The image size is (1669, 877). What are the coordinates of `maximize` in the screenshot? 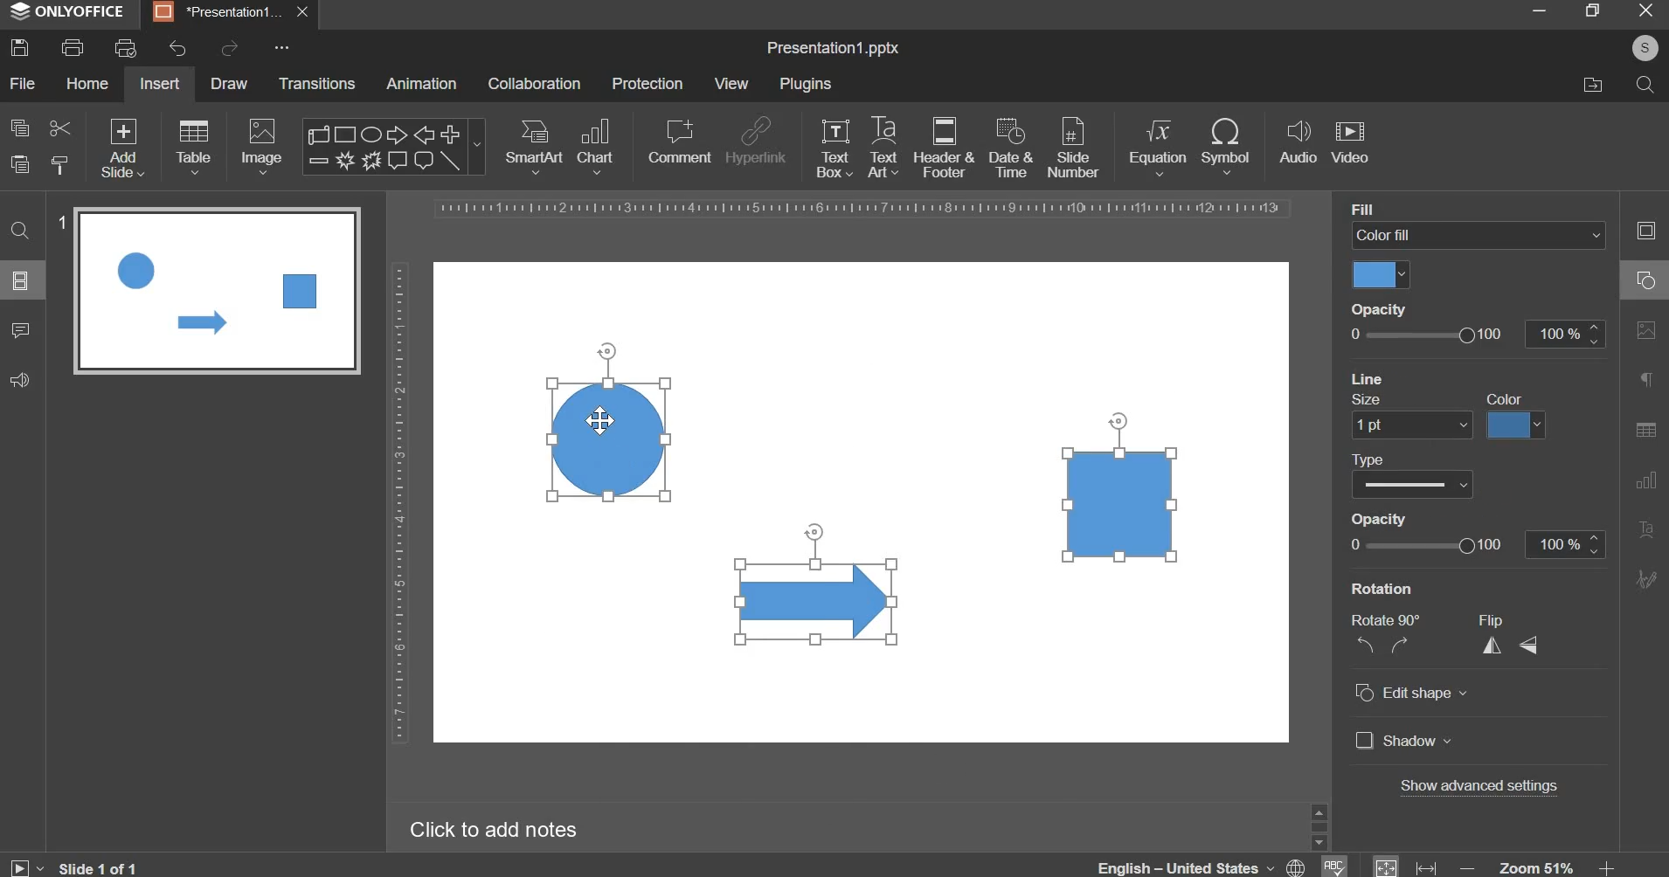 It's located at (1591, 10).